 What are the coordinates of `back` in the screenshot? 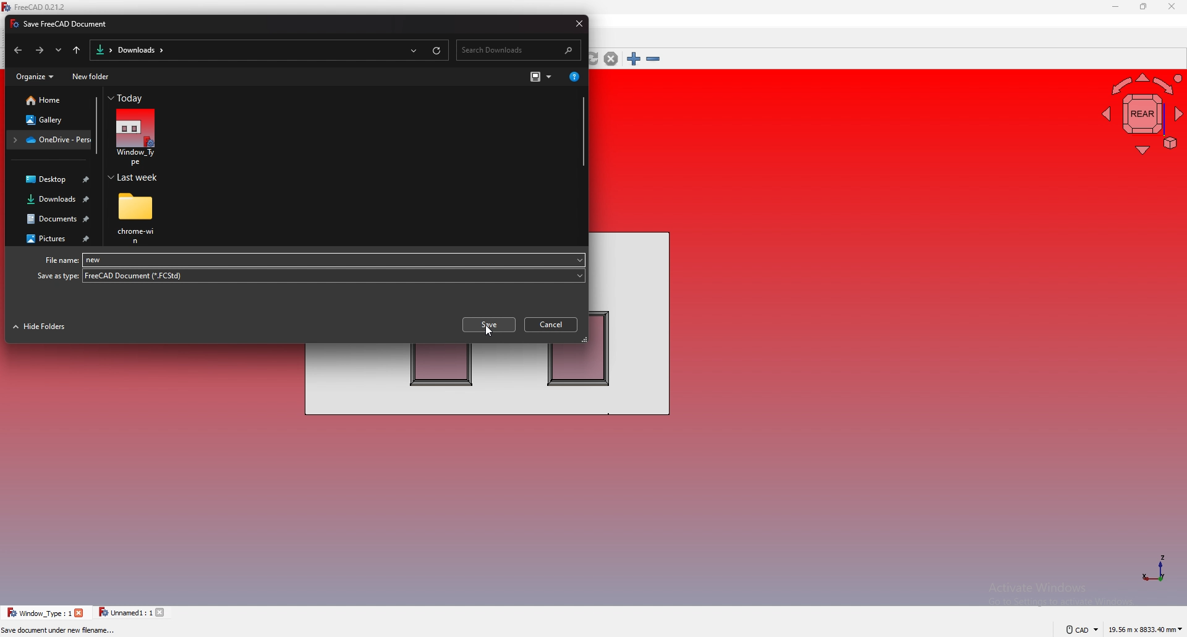 It's located at (16, 51).